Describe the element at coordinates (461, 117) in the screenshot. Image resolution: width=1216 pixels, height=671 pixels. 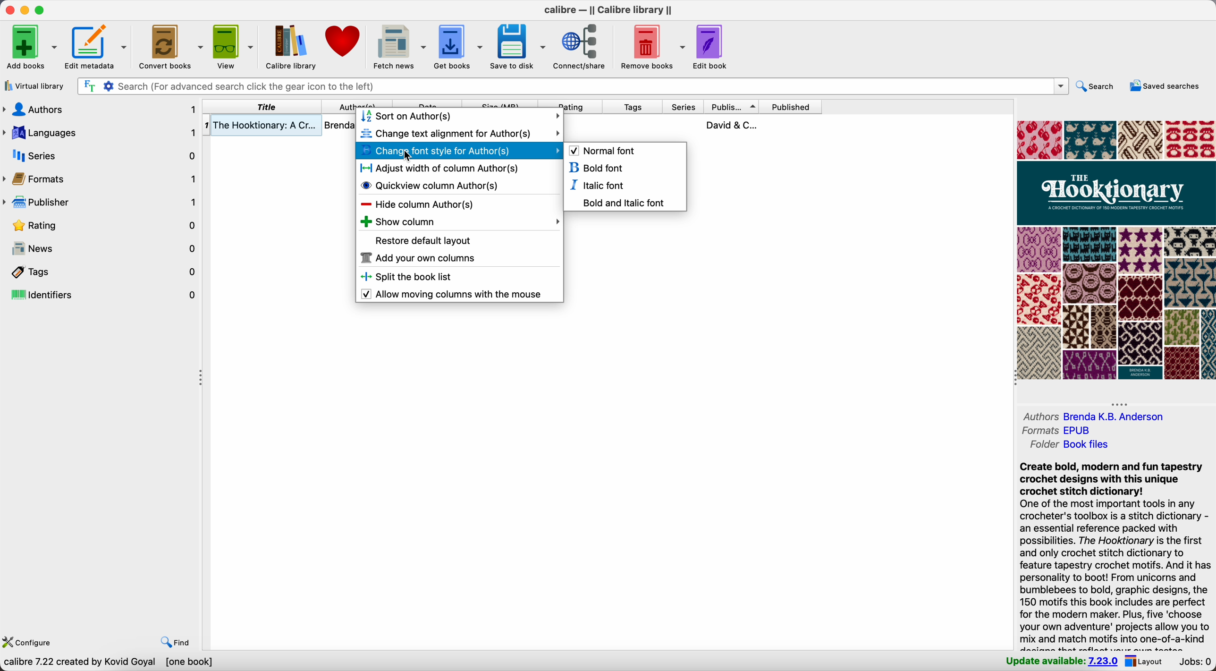
I see `sort on author(s)` at that location.